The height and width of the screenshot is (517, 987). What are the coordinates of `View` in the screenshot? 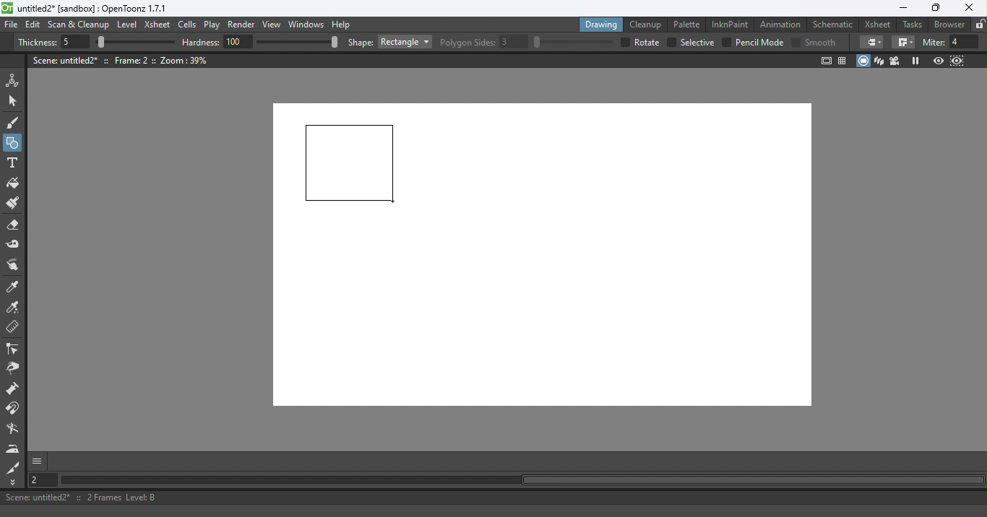 It's located at (274, 26).